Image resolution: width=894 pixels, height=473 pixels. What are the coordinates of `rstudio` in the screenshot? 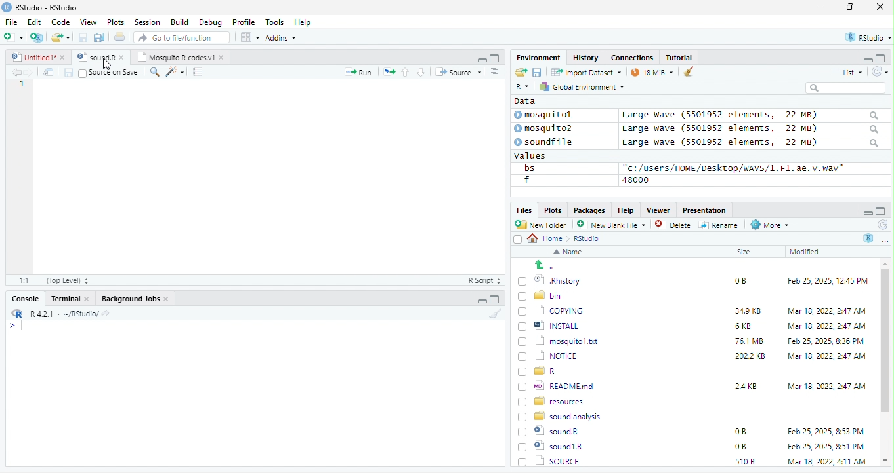 It's located at (866, 38).